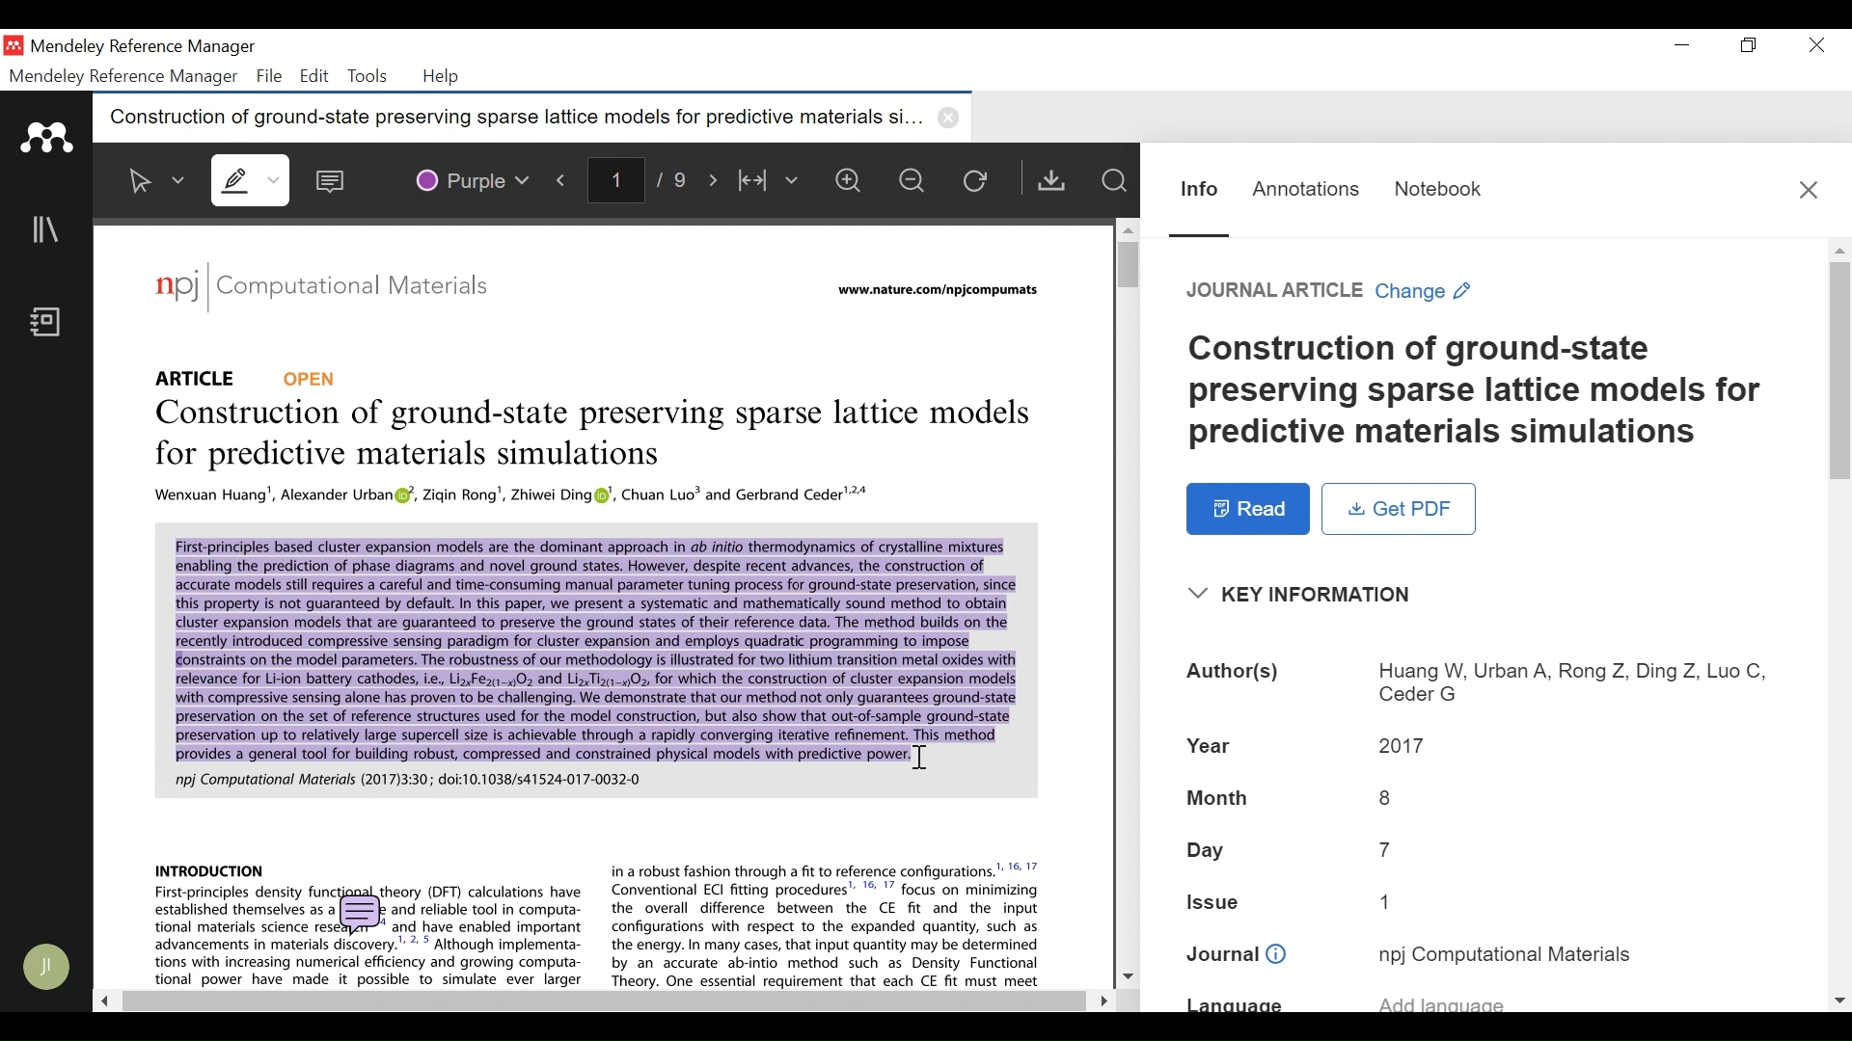 This screenshot has width=1852, height=1041. What do you see at coordinates (1128, 974) in the screenshot?
I see `Scroll down` at bounding box center [1128, 974].